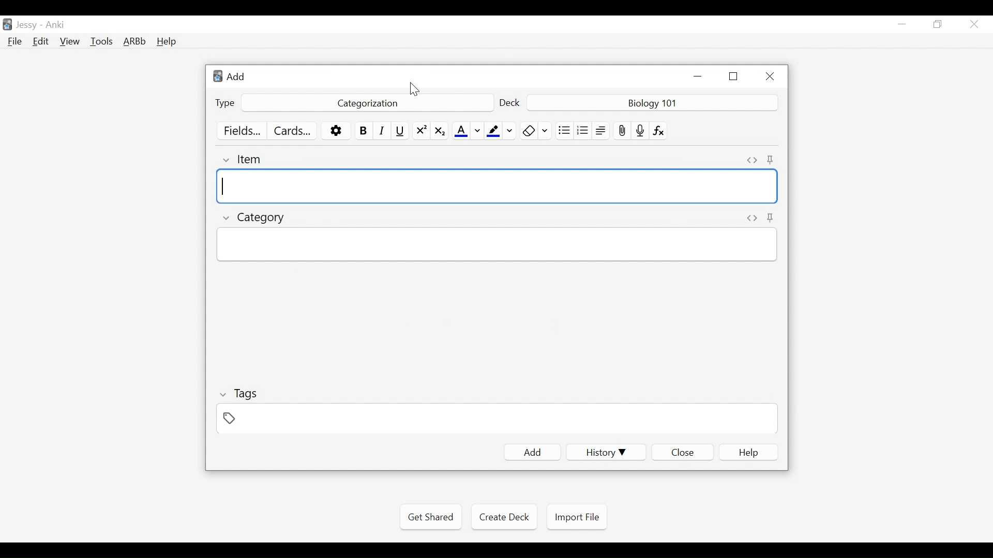 This screenshot has height=558, width=993. Describe the element at coordinates (364, 131) in the screenshot. I see `Bold` at that location.